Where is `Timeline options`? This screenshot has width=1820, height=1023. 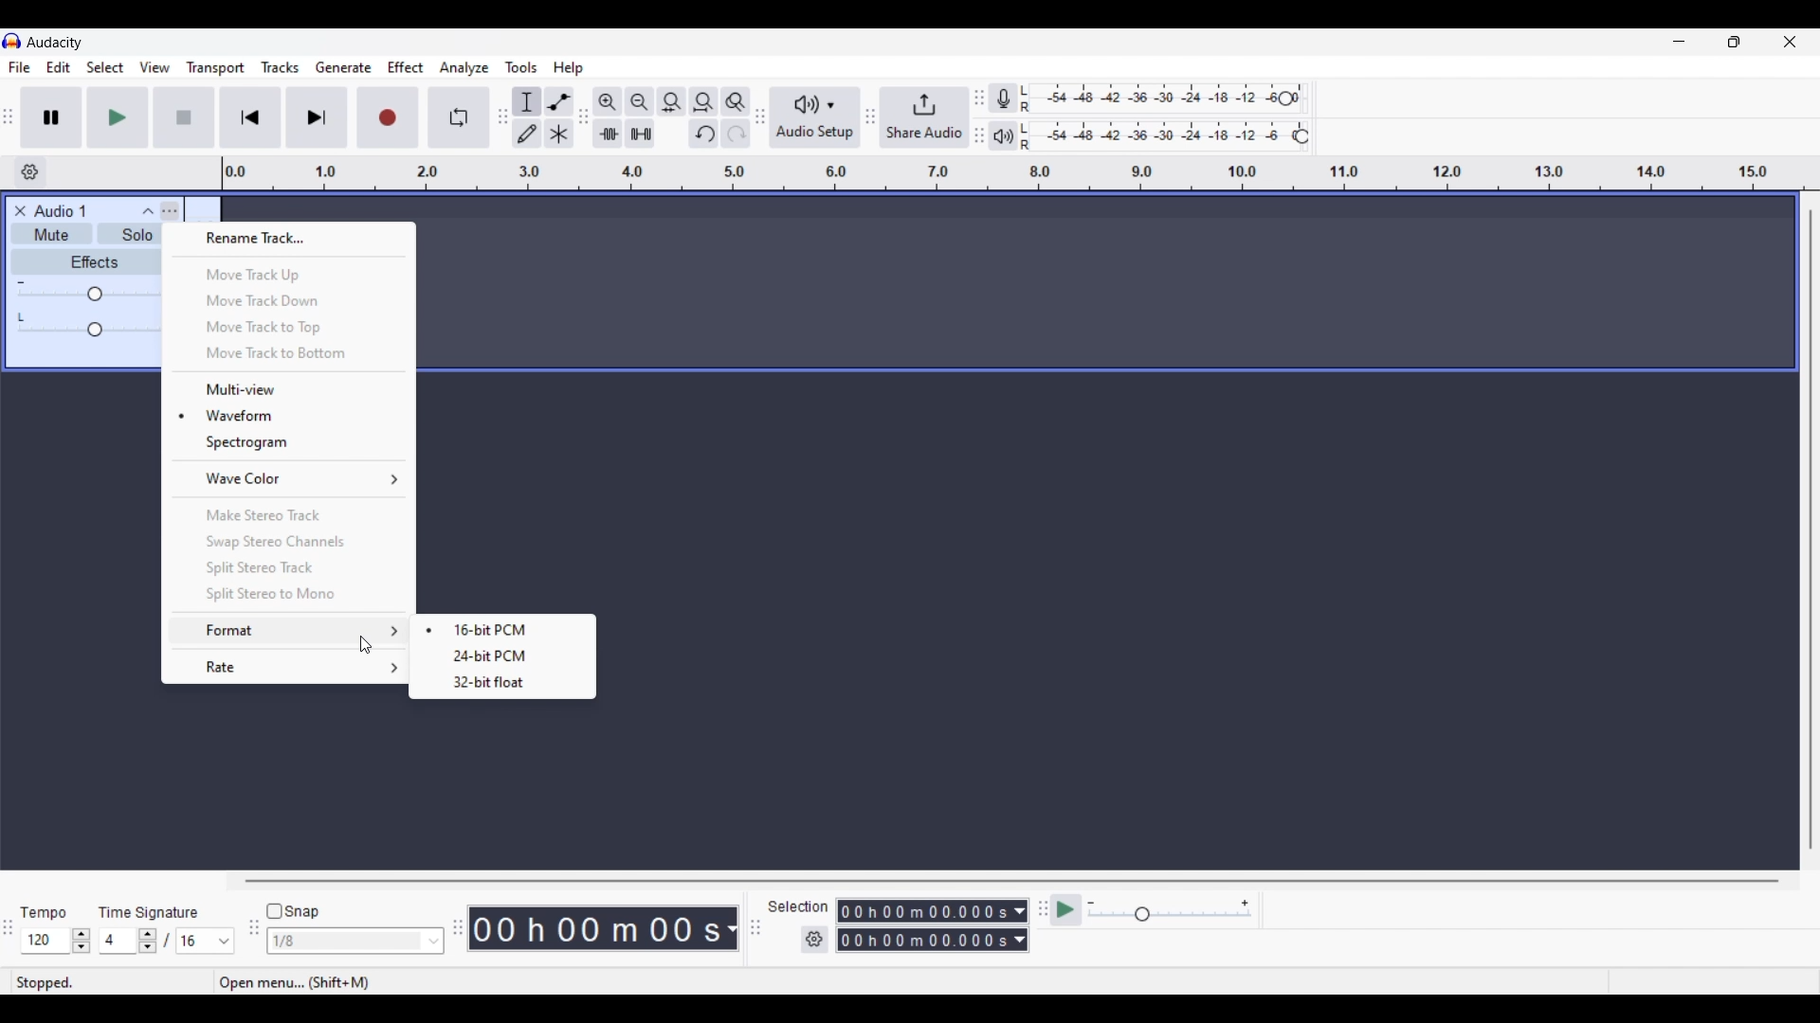 Timeline options is located at coordinates (29, 172).